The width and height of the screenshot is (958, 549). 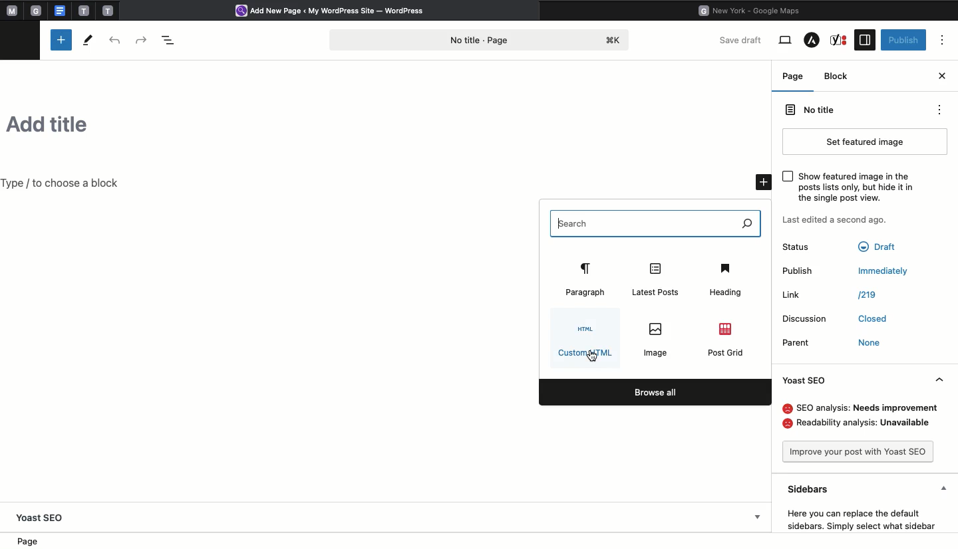 I want to click on Heading, so click(x=727, y=279).